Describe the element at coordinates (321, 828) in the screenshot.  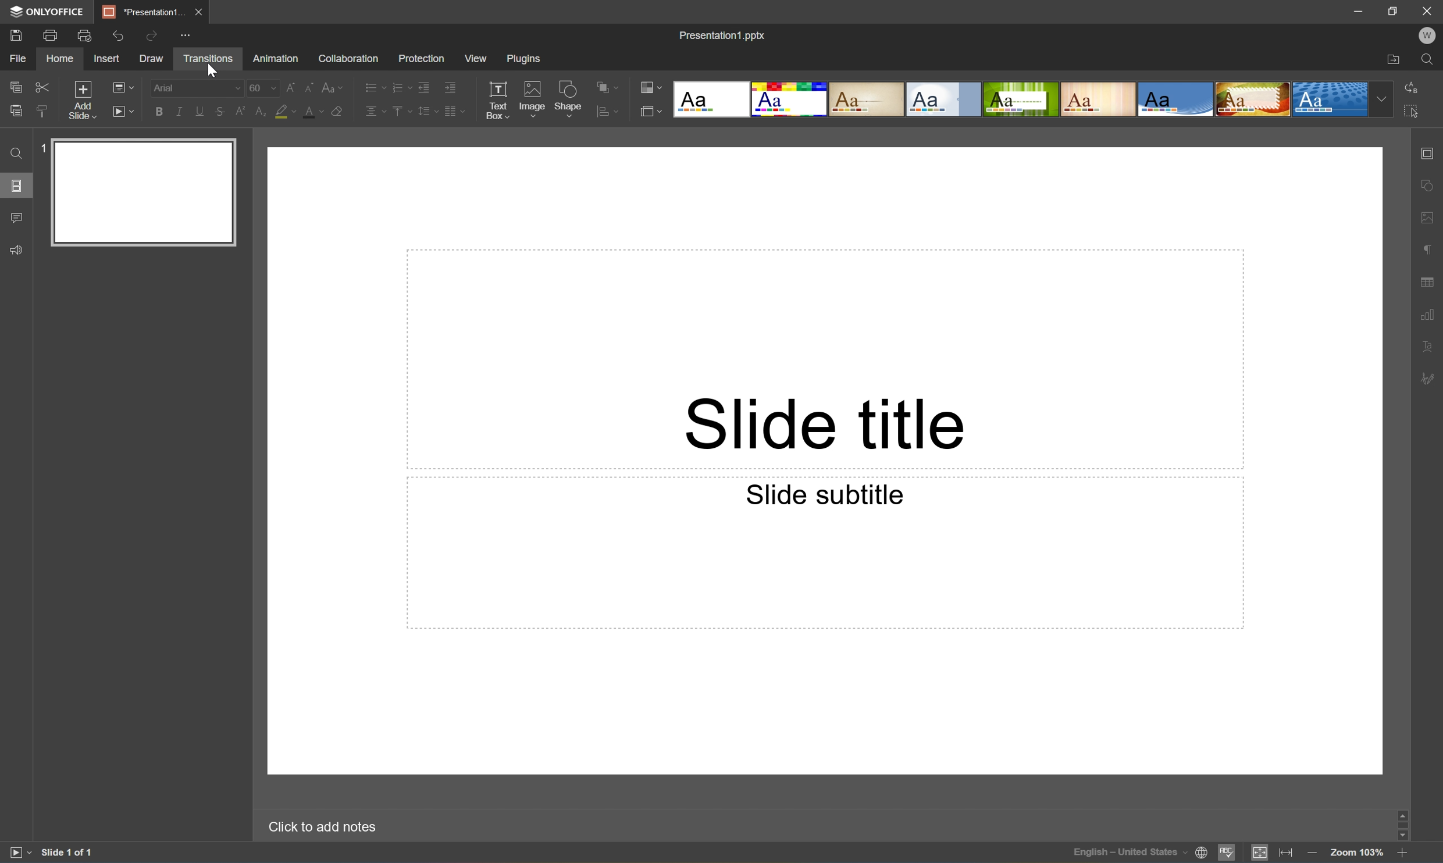
I see `Click to add notes` at that location.